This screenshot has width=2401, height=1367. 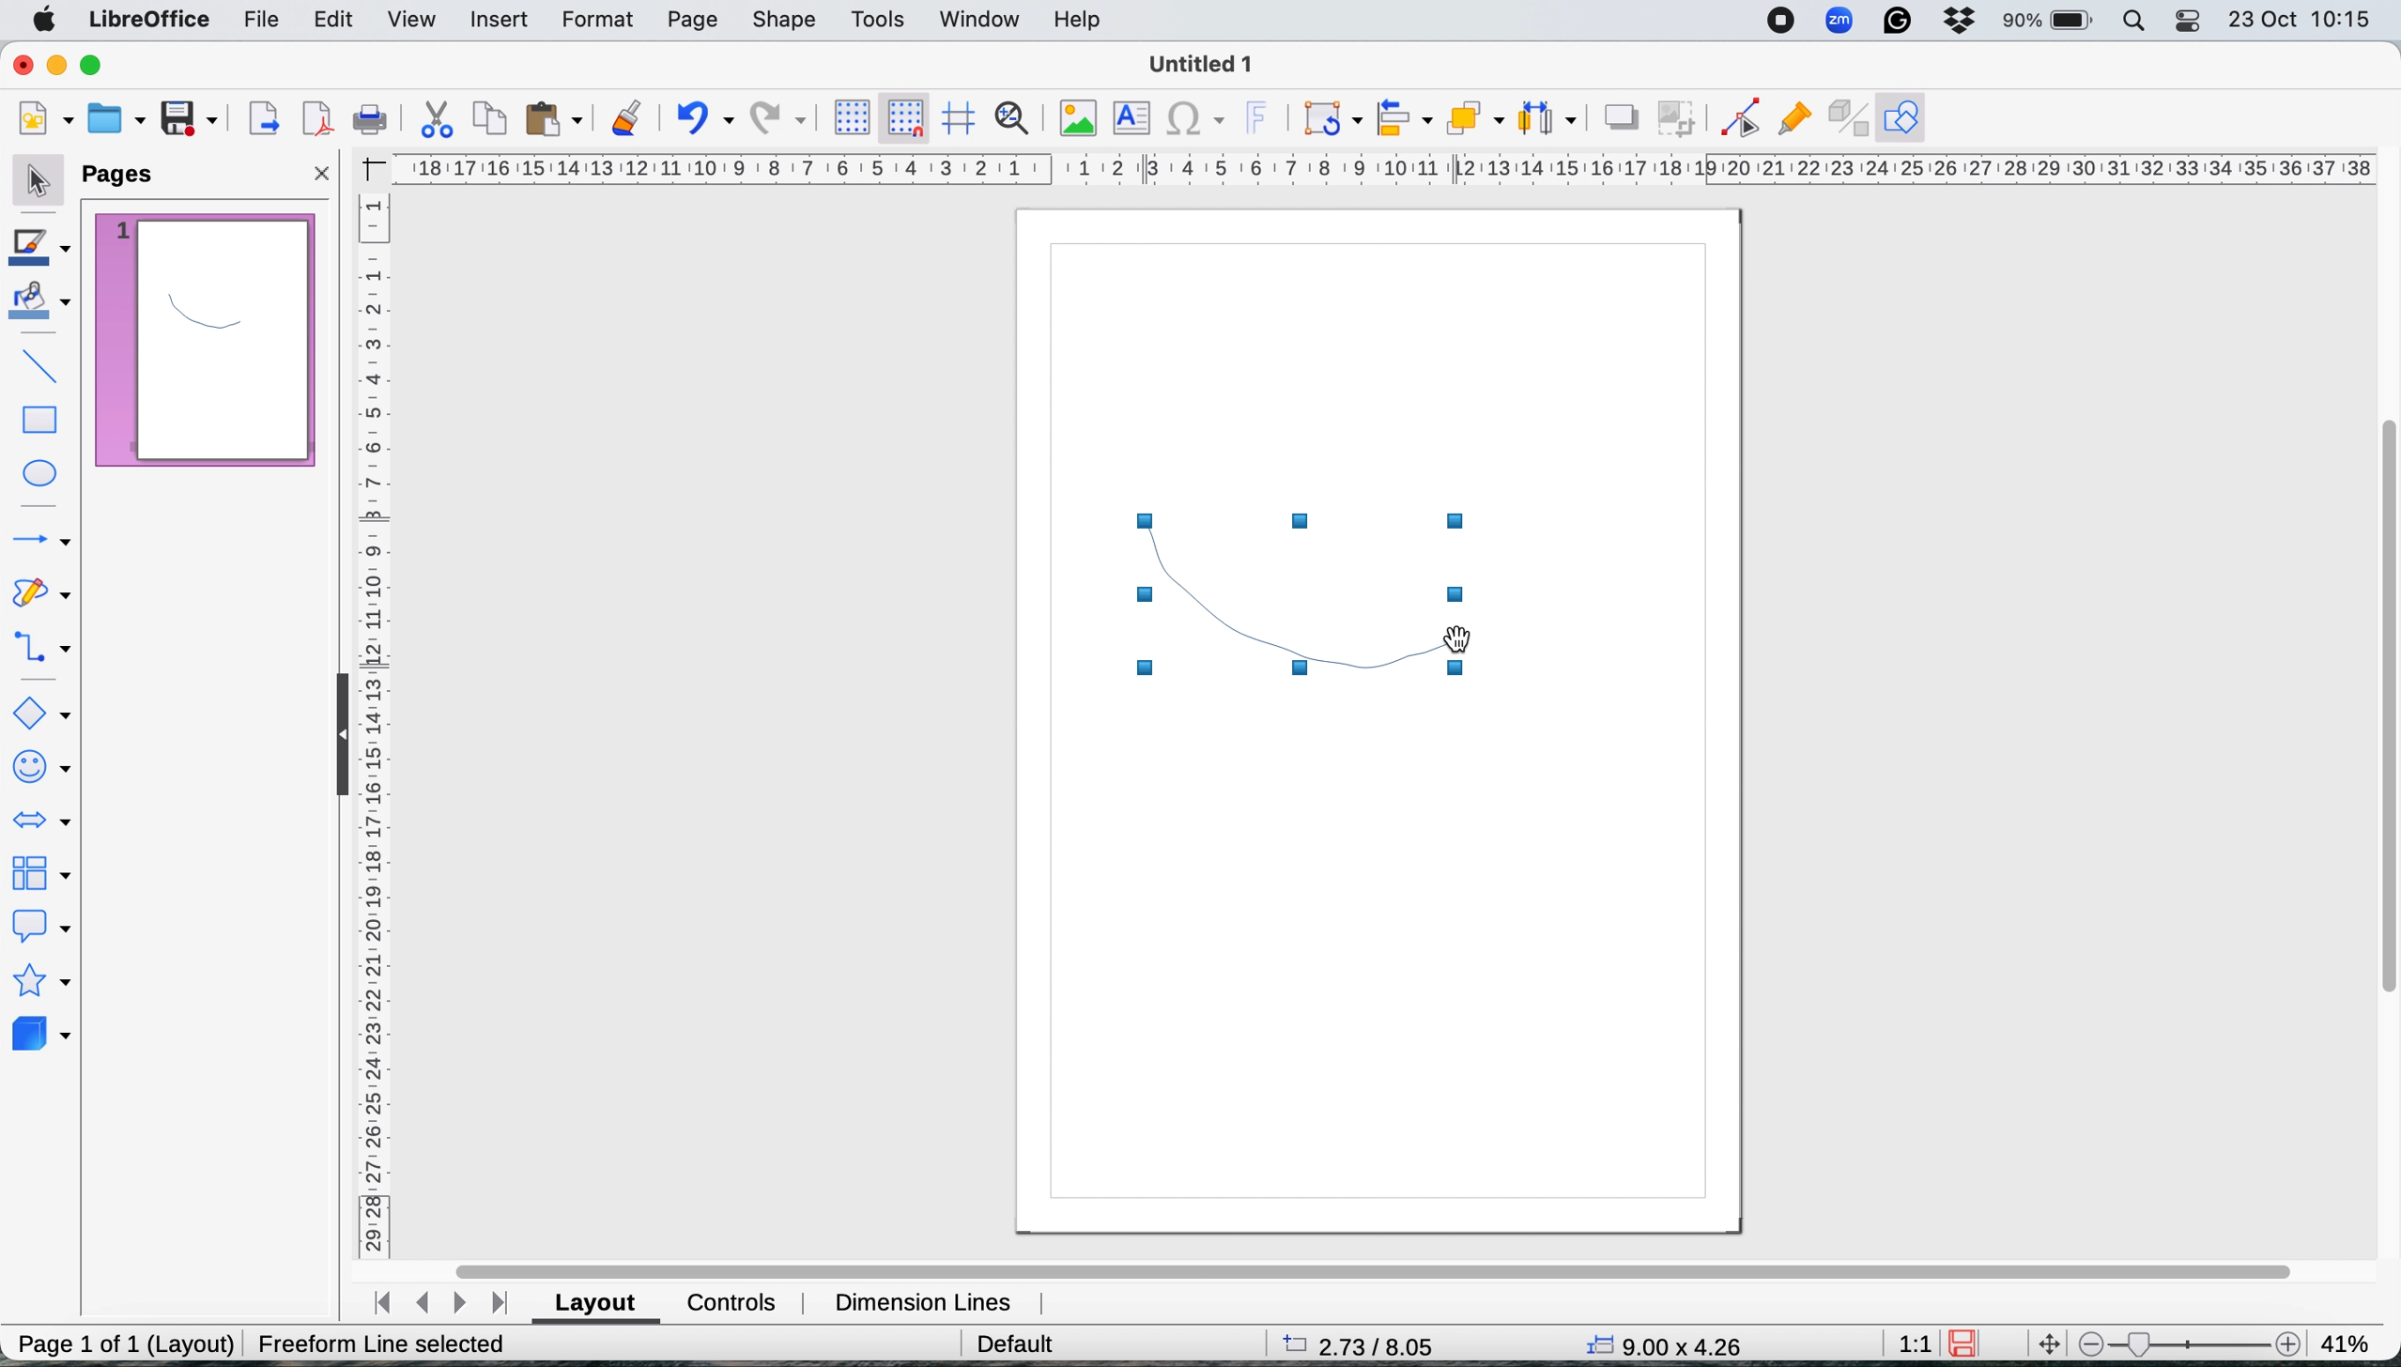 What do you see at coordinates (1477, 637) in the screenshot?
I see `cursor` at bounding box center [1477, 637].